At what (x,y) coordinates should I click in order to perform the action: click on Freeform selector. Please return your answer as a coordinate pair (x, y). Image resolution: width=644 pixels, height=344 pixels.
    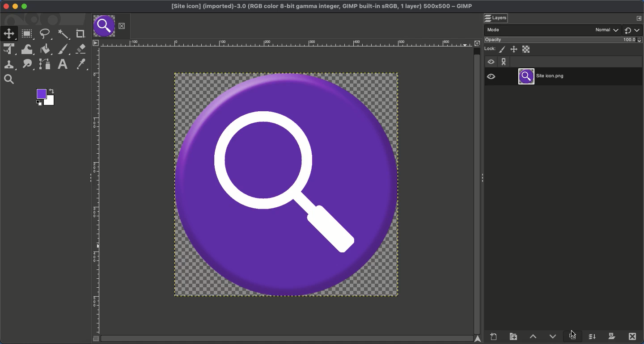
    Looking at the image, I should click on (46, 35).